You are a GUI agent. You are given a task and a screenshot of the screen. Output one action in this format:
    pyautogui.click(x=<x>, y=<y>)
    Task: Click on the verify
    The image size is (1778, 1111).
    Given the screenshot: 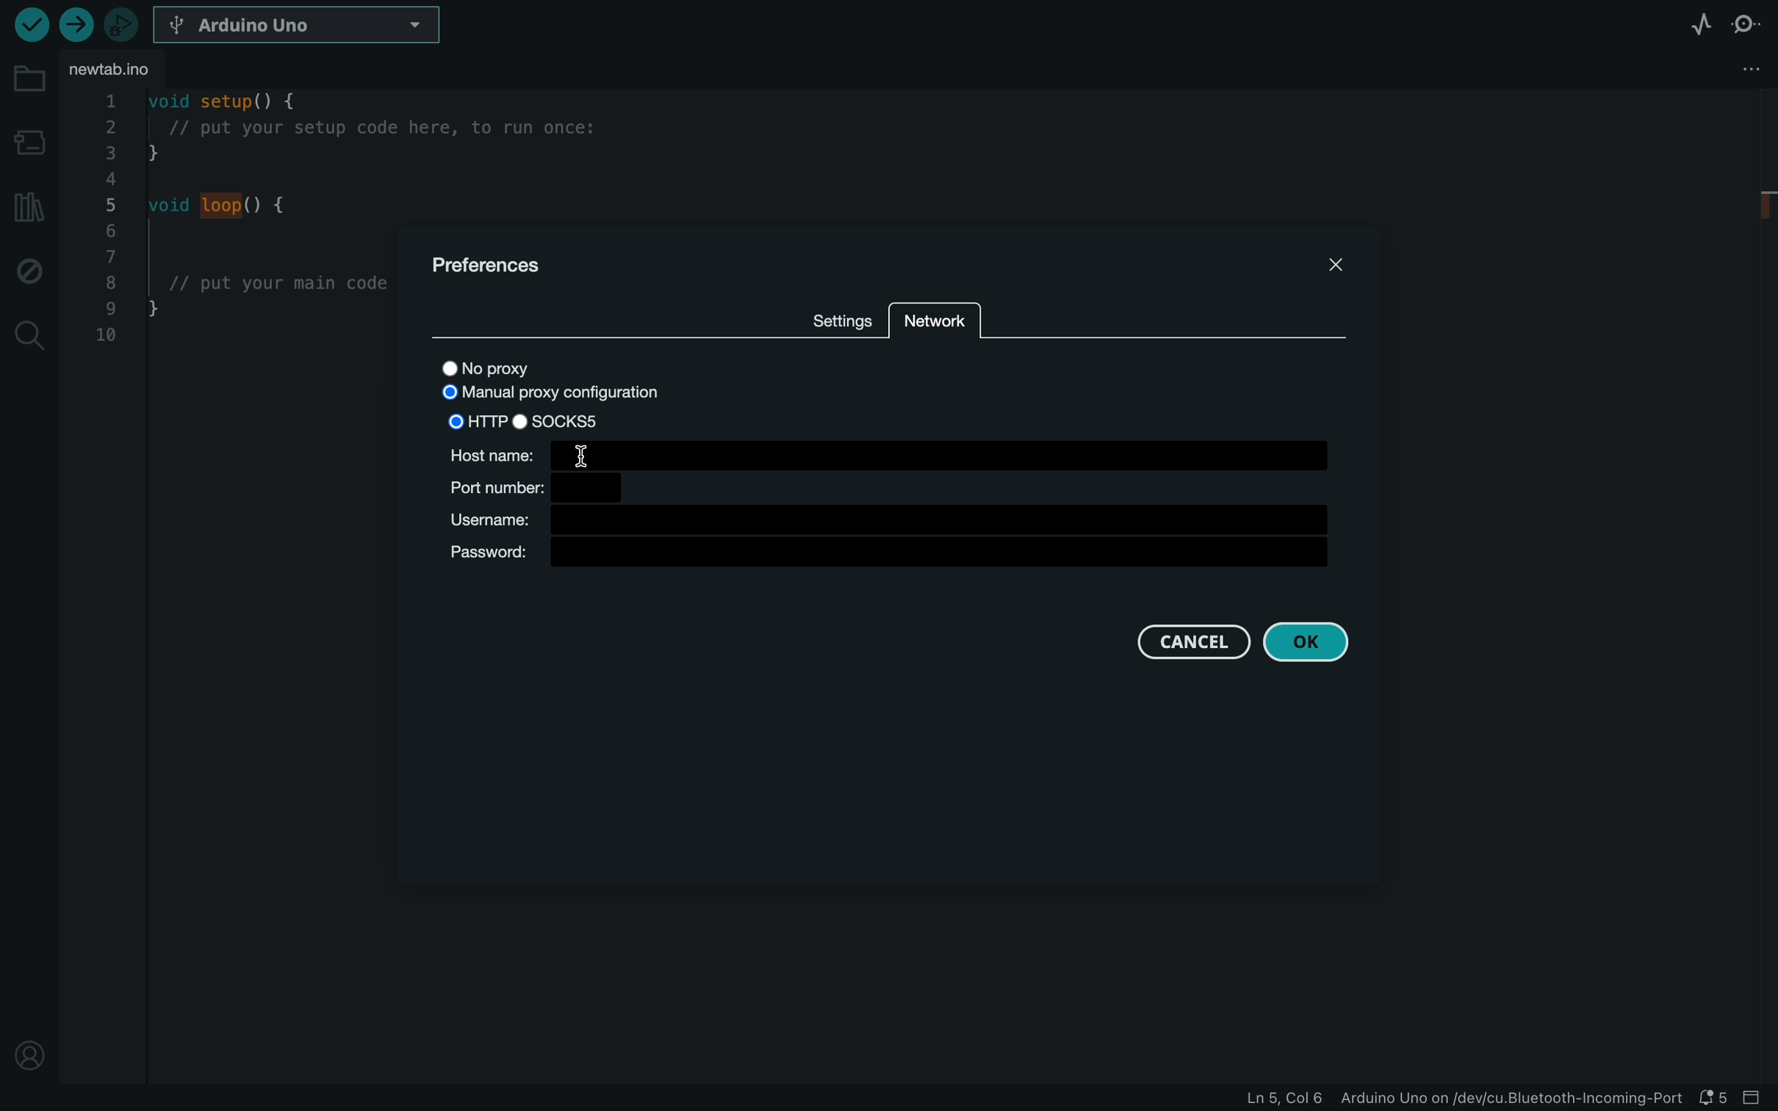 What is the action you would take?
    pyautogui.click(x=30, y=24)
    